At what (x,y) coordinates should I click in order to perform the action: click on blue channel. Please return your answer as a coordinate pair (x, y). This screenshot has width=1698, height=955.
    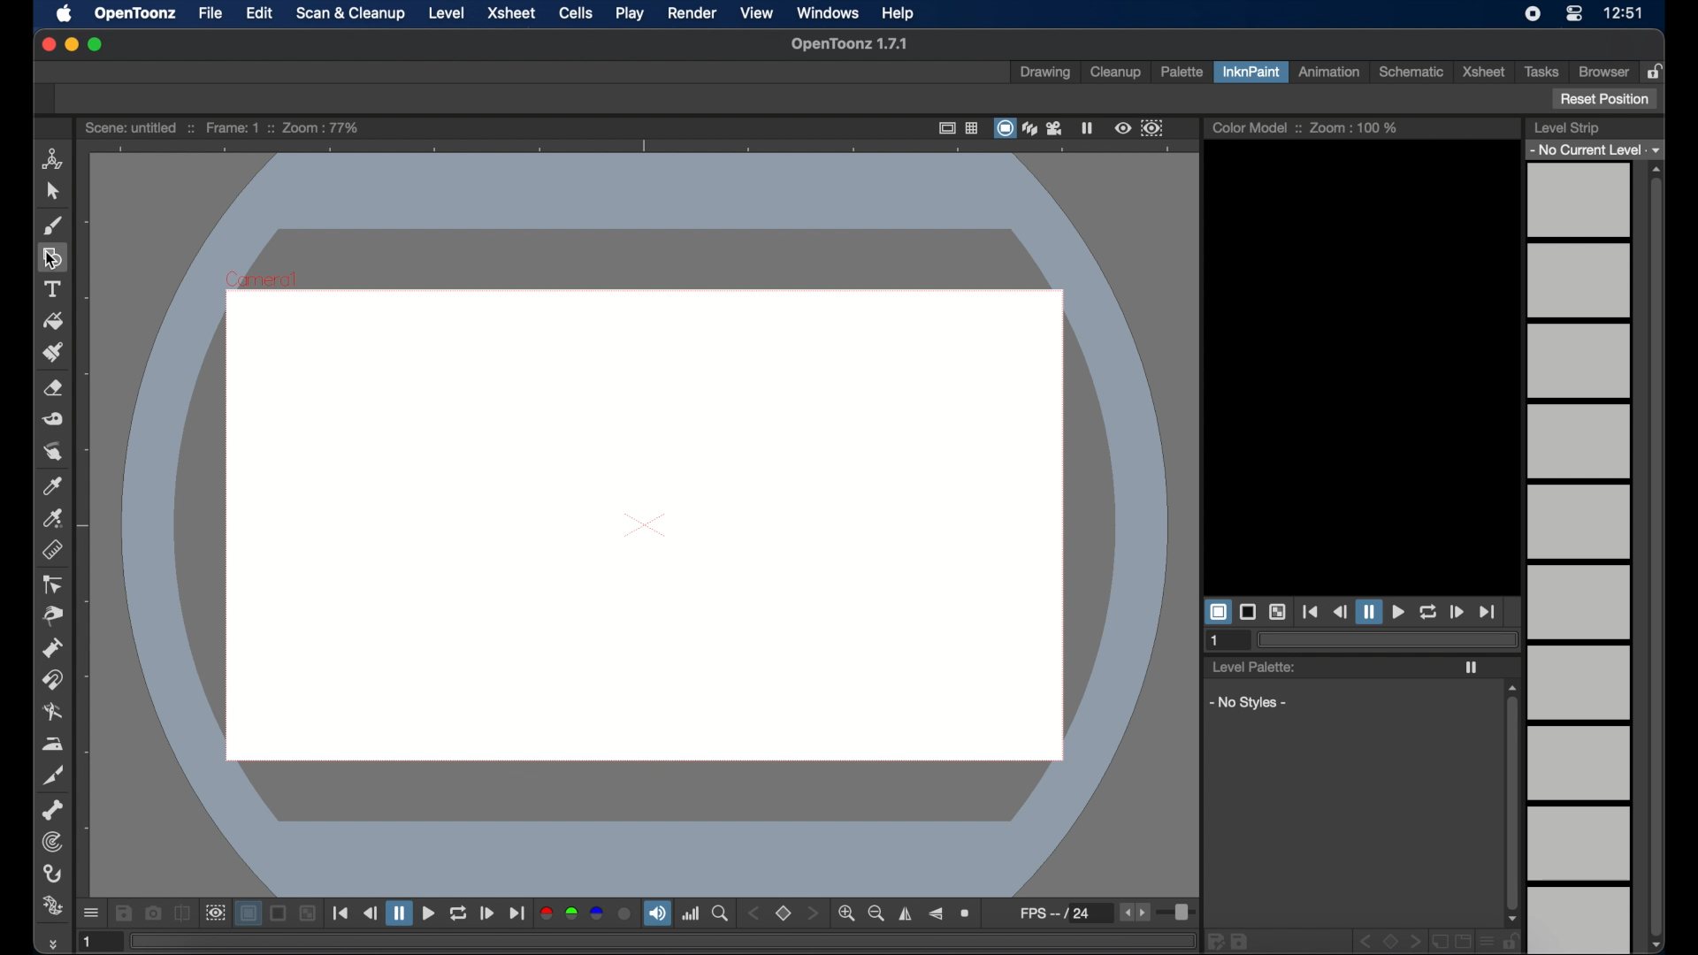
    Looking at the image, I should click on (596, 913).